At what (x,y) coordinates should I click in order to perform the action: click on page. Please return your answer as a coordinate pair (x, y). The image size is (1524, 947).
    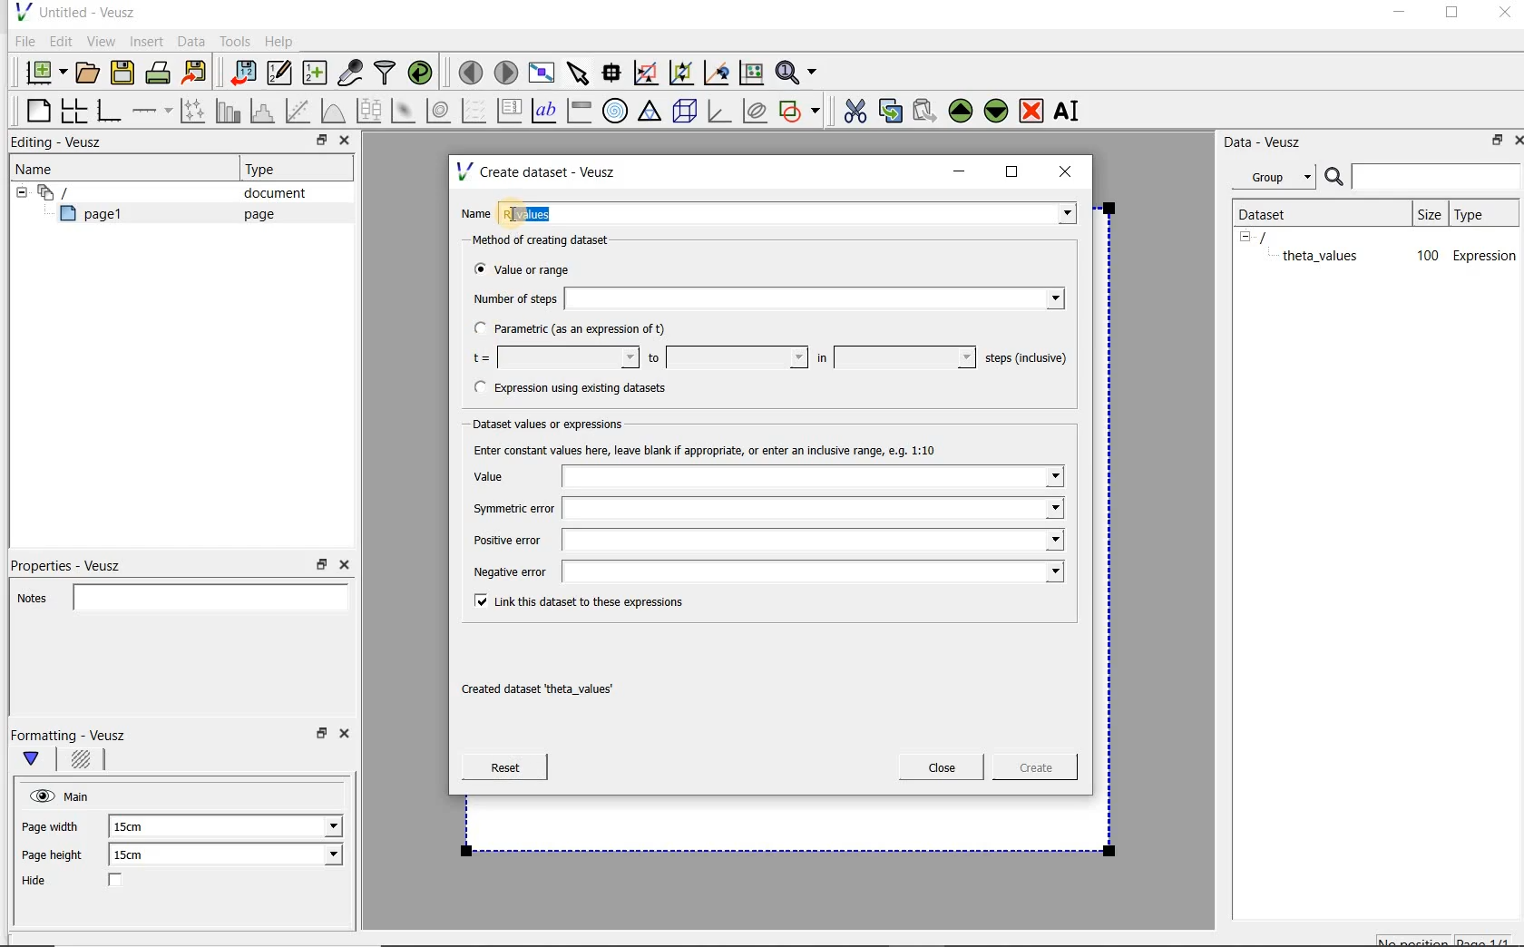
    Looking at the image, I should click on (255, 214).